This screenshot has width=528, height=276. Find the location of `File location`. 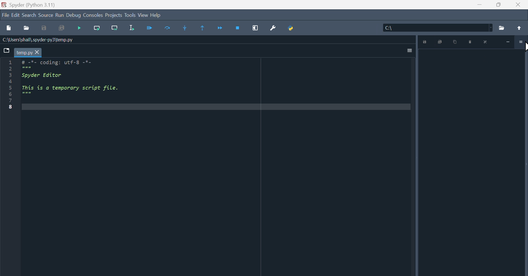

File location is located at coordinates (436, 28).